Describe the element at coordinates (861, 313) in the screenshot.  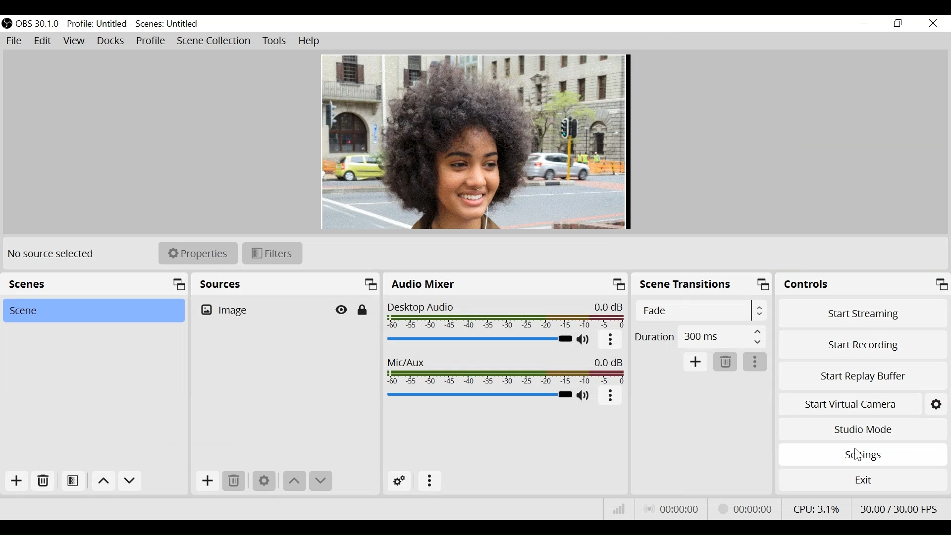
I see `Start Streaming` at that location.